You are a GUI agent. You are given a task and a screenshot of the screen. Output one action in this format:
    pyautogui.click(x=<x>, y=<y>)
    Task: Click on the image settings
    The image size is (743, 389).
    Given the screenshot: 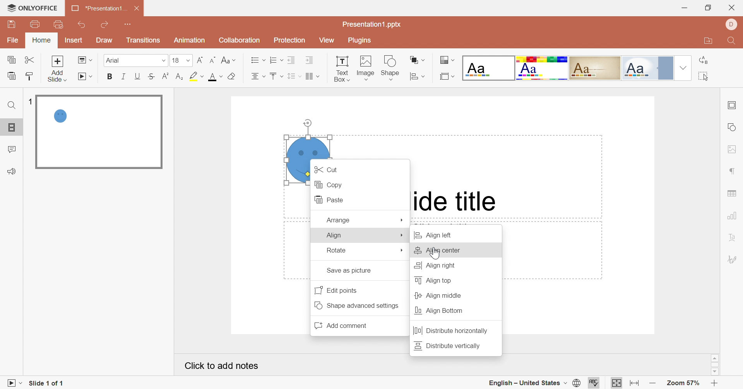 What is the action you would take?
    pyautogui.click(x=731, y=149)
    